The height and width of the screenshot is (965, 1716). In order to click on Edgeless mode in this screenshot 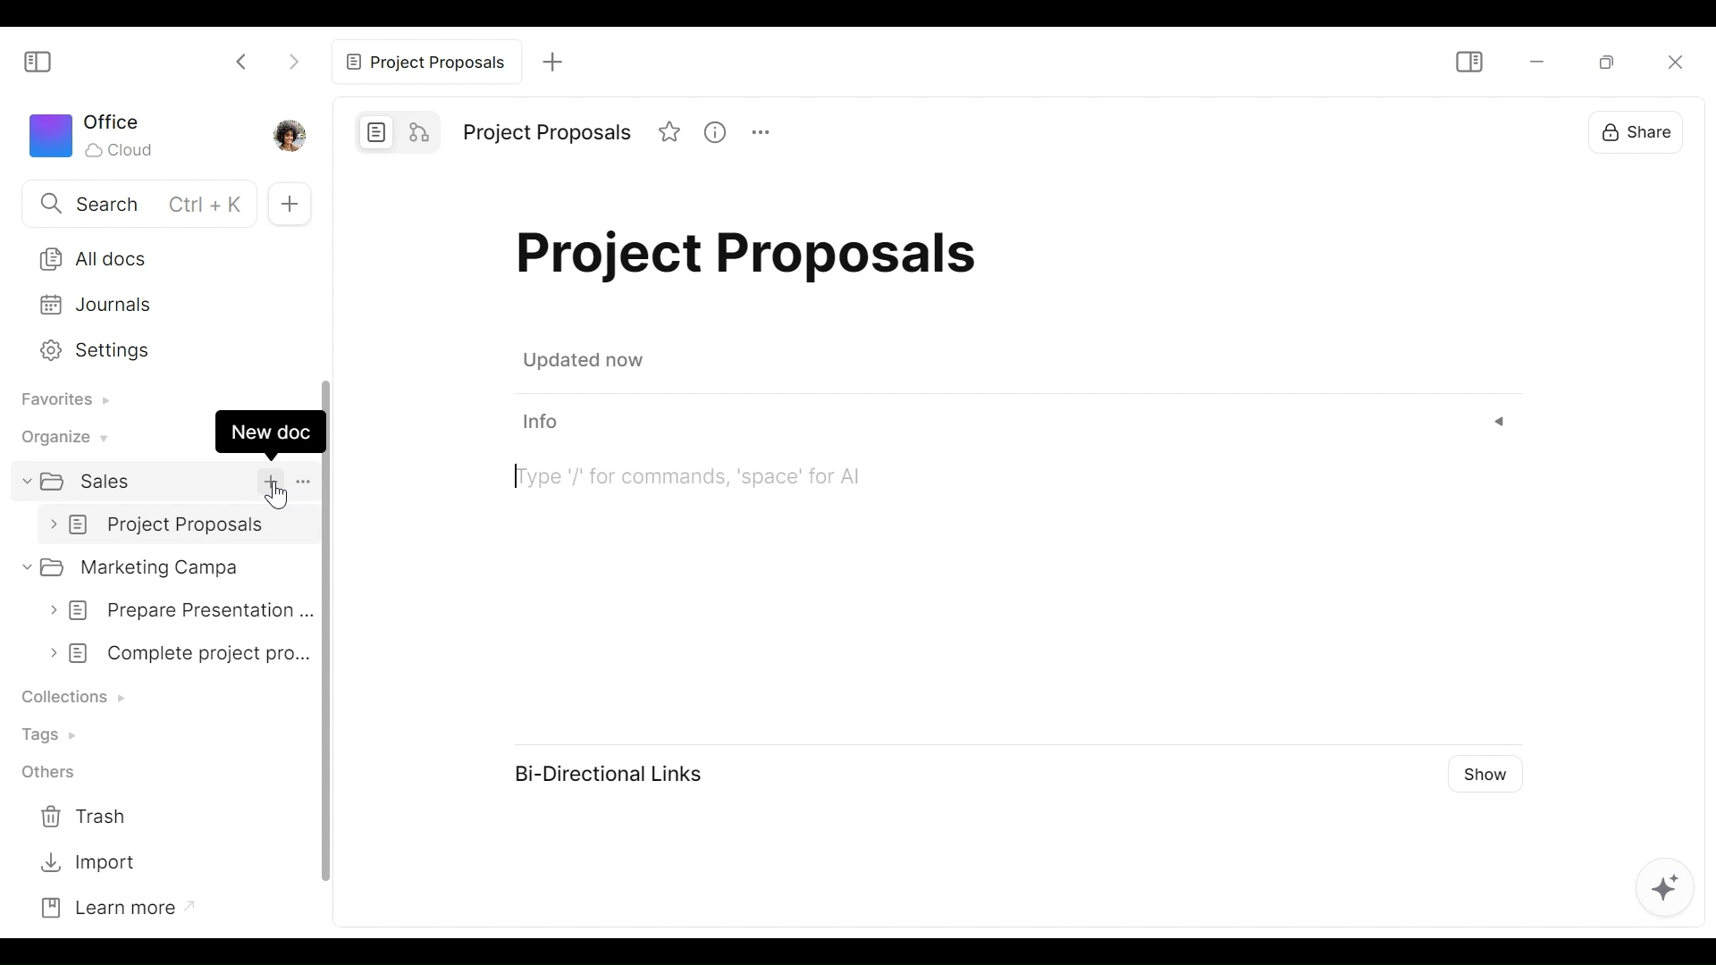, I will do `click(421, 132)`.